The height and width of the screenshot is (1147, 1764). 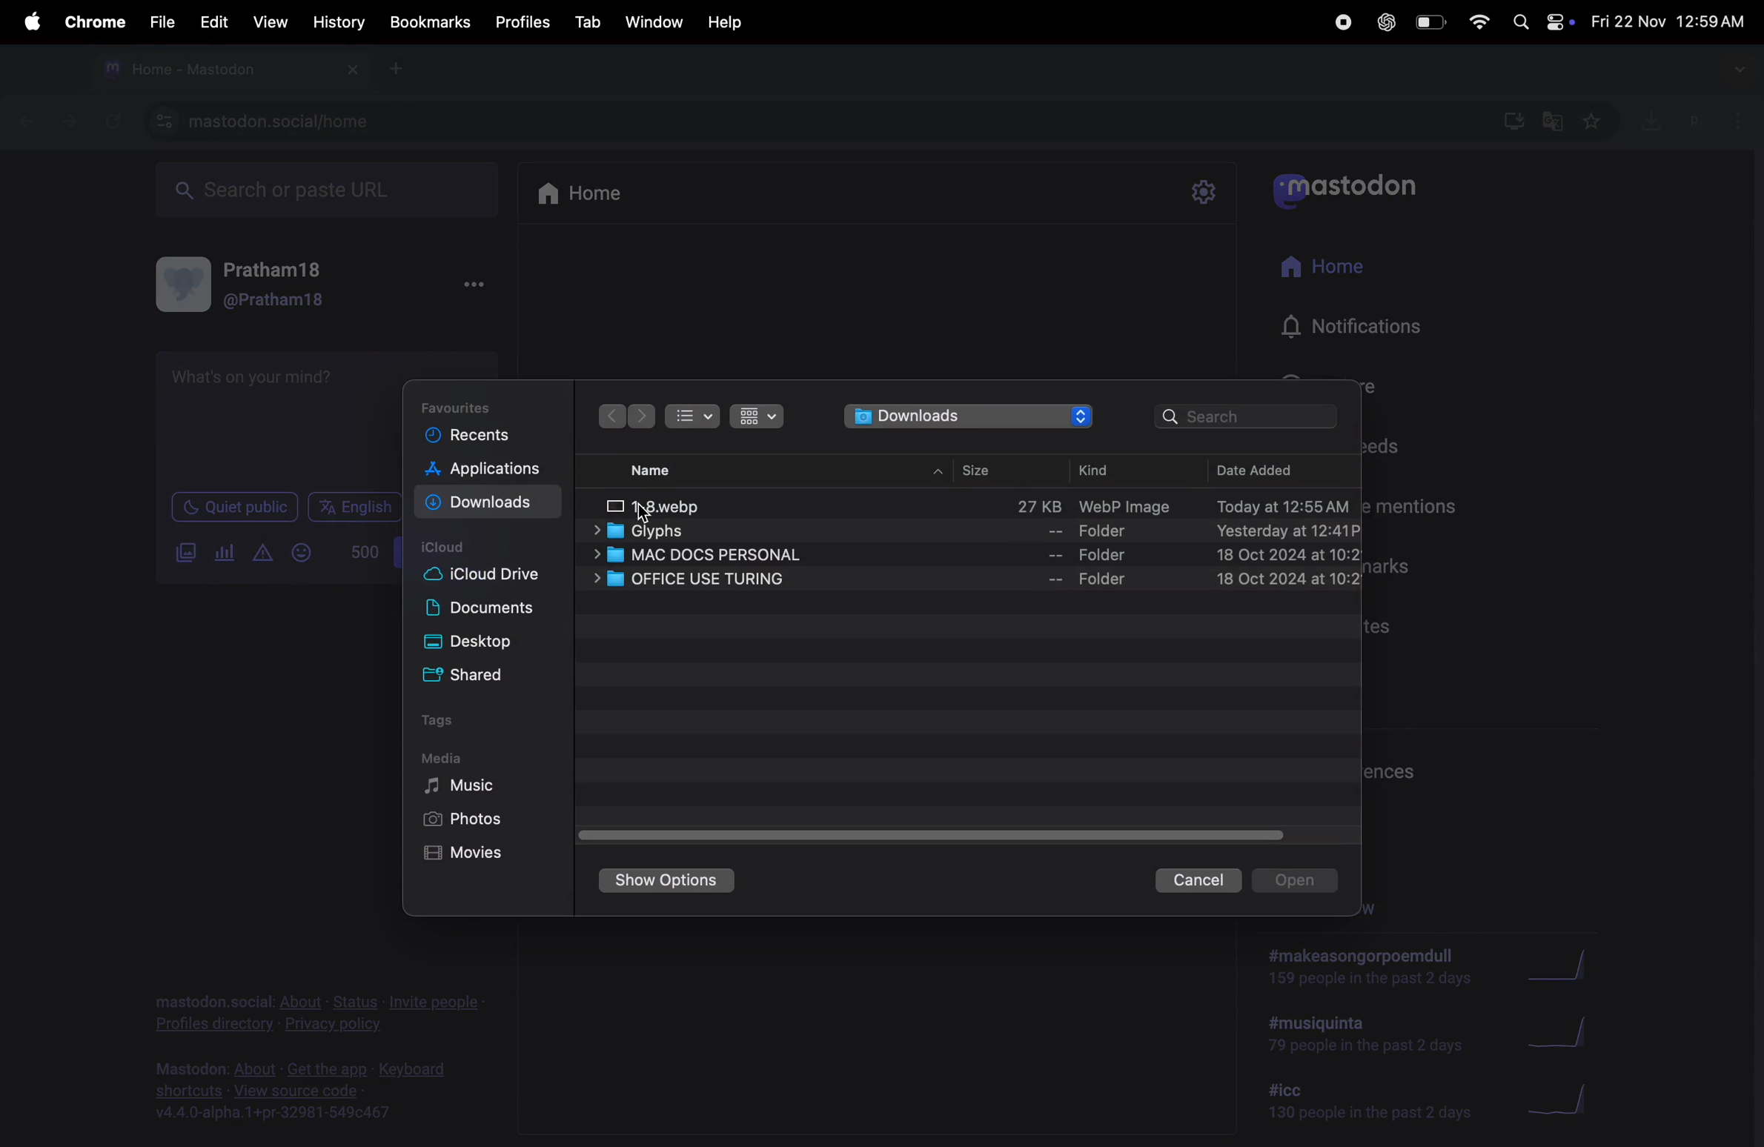 What do you see at coordinates (470, 434) in the screenshot?
I see `recents` at bounding box center [470, 434].